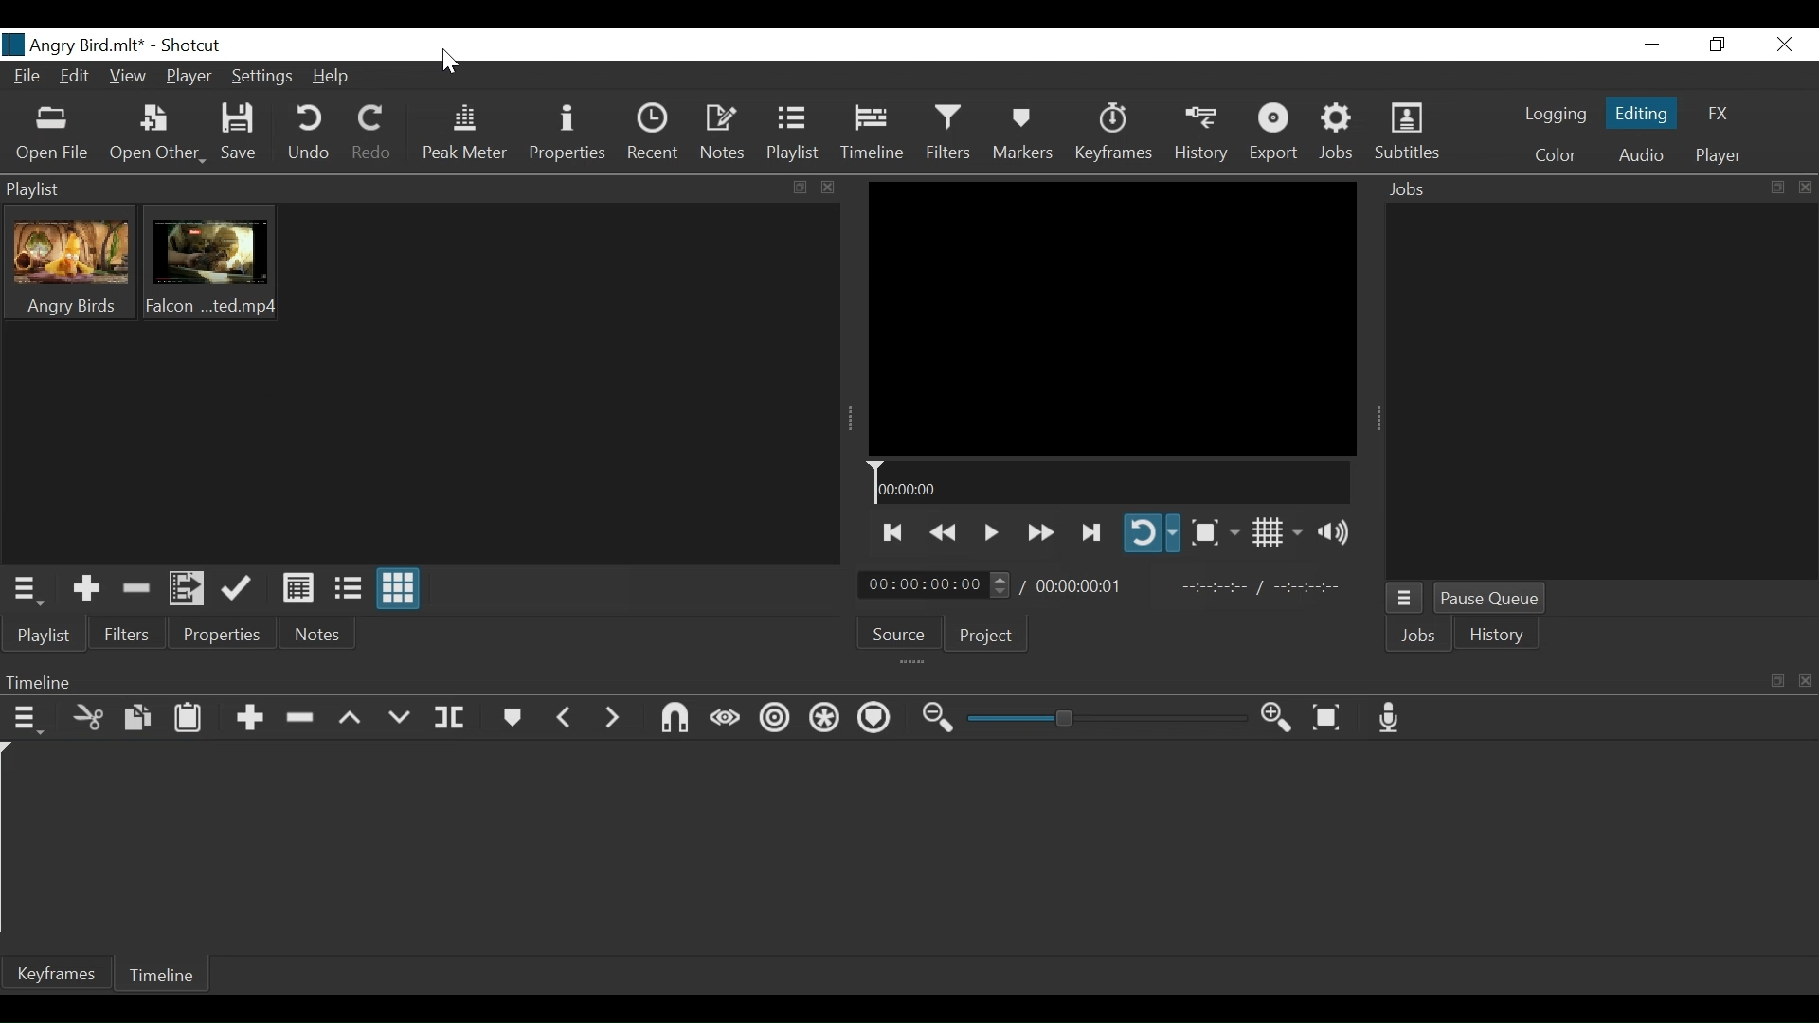 This screenshot has width=1819, height=1023. Describe the element at coordinates (311, 135) in the screenshot. I see `Undo` at that location.